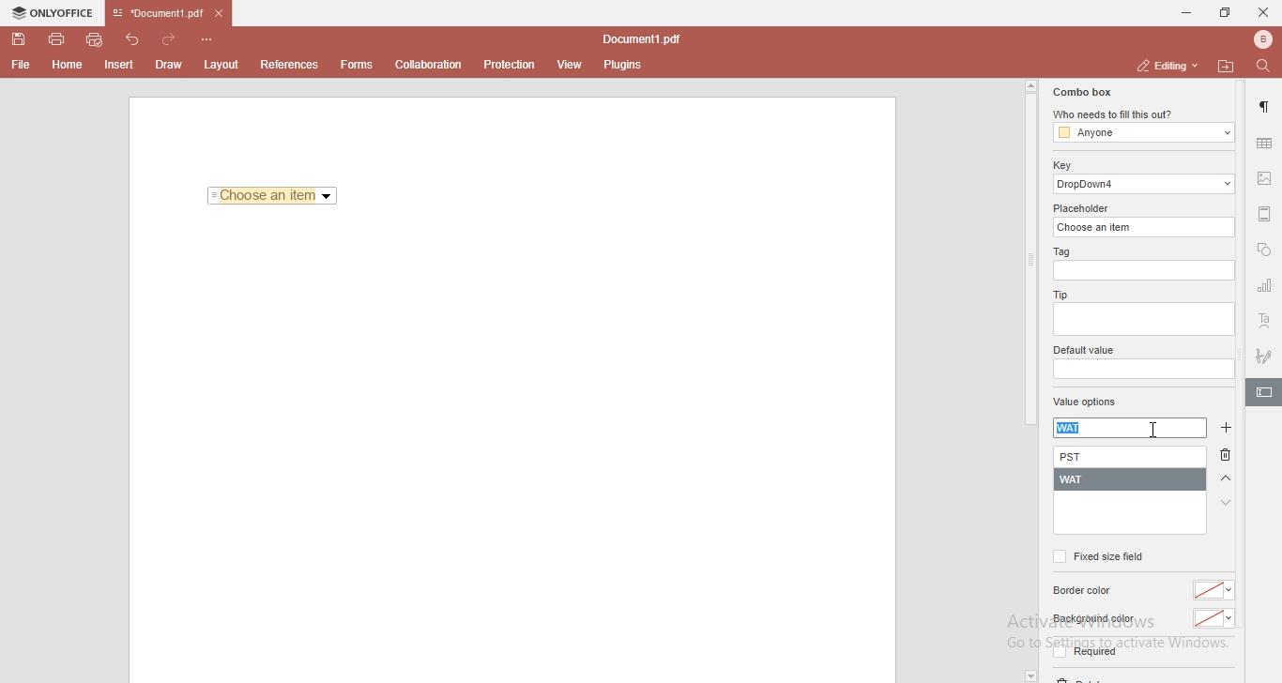 The height and width of the screenshot is (683, 1282). What do you see at coordinates (1084, 208) in the screenshot?
I see `placeholder` at bounding box center [1084, 208].